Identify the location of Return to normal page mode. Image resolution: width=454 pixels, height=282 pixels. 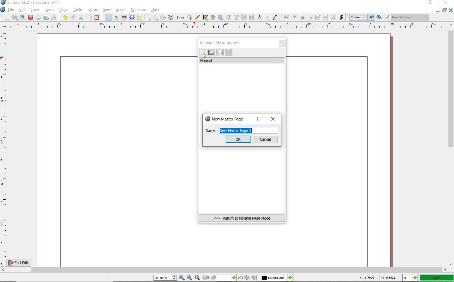
(242, 218).